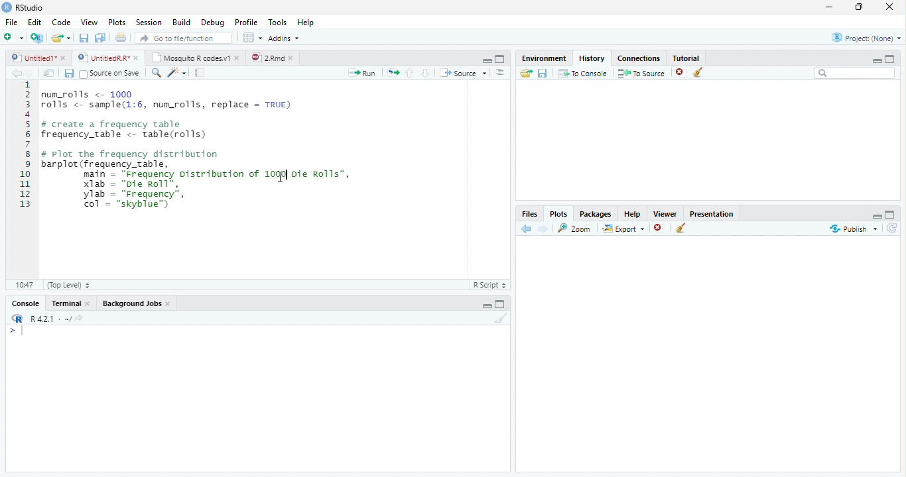  What do you see at coordinates (23, 7) in the screenshot?
I see `RStudio` at bounding box center [23, 7].